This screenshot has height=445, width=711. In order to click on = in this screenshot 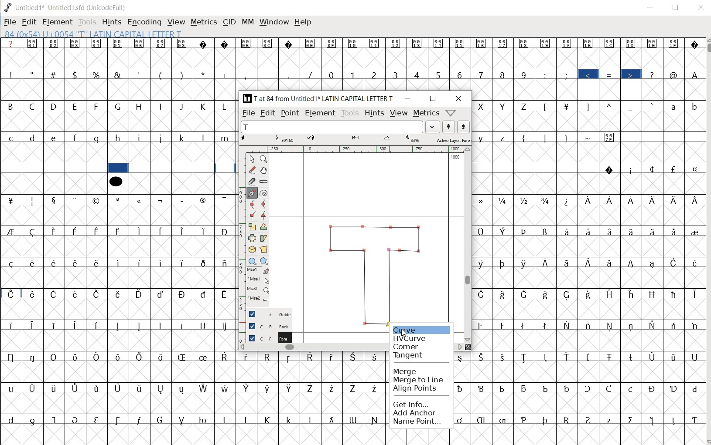, I will do `click(611, 75)`.